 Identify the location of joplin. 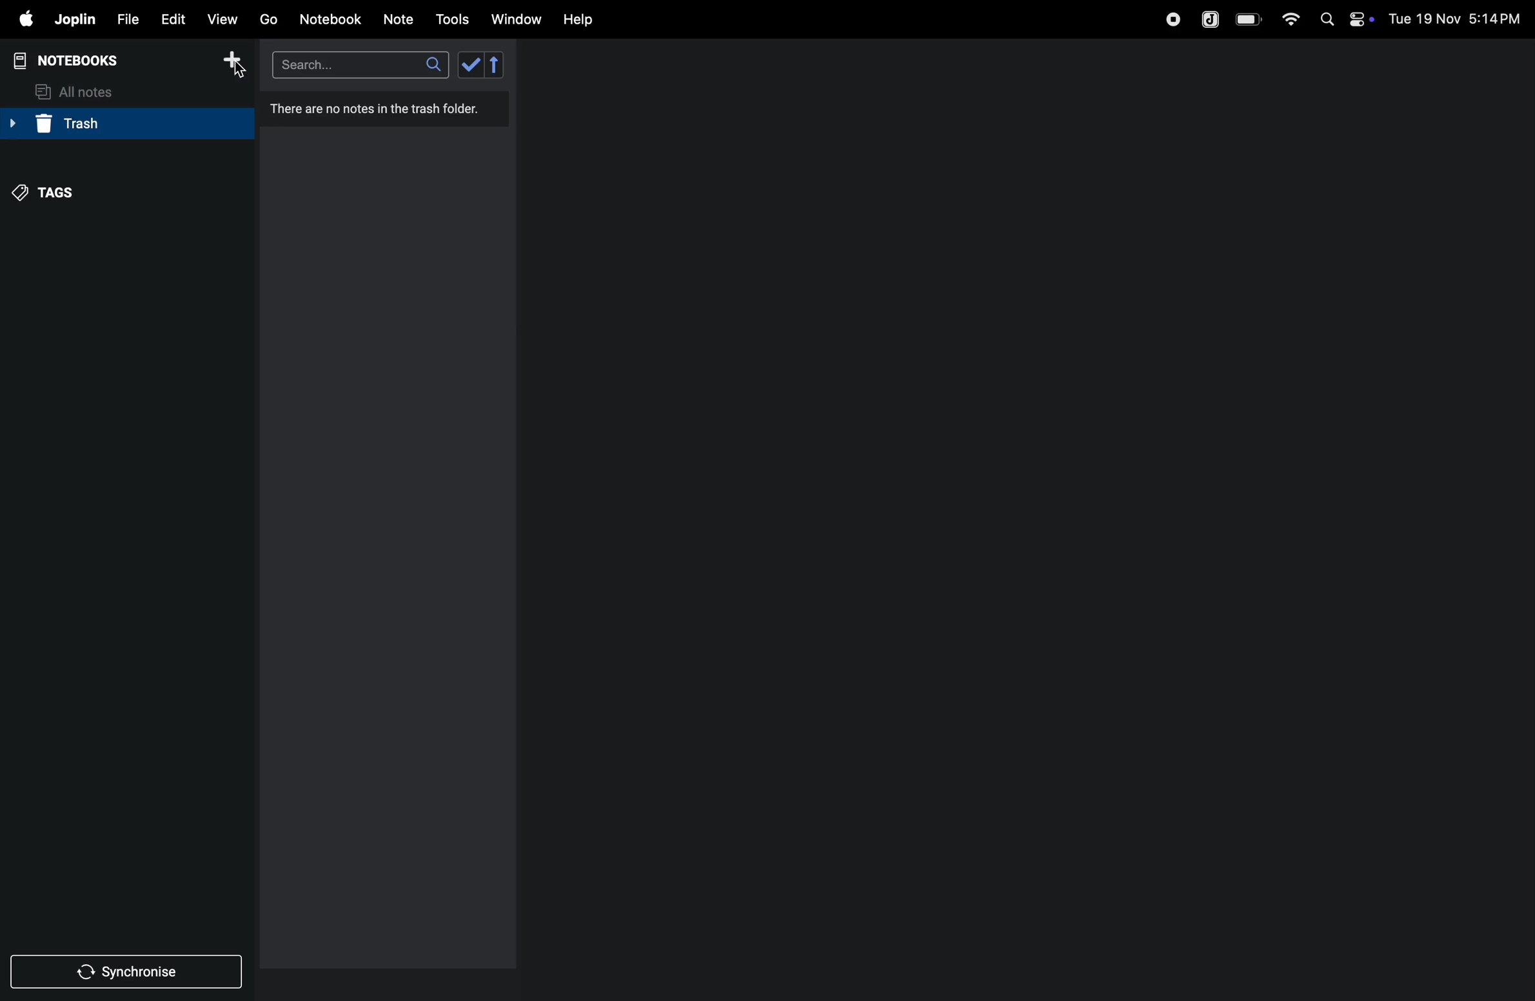
(1211, 18).